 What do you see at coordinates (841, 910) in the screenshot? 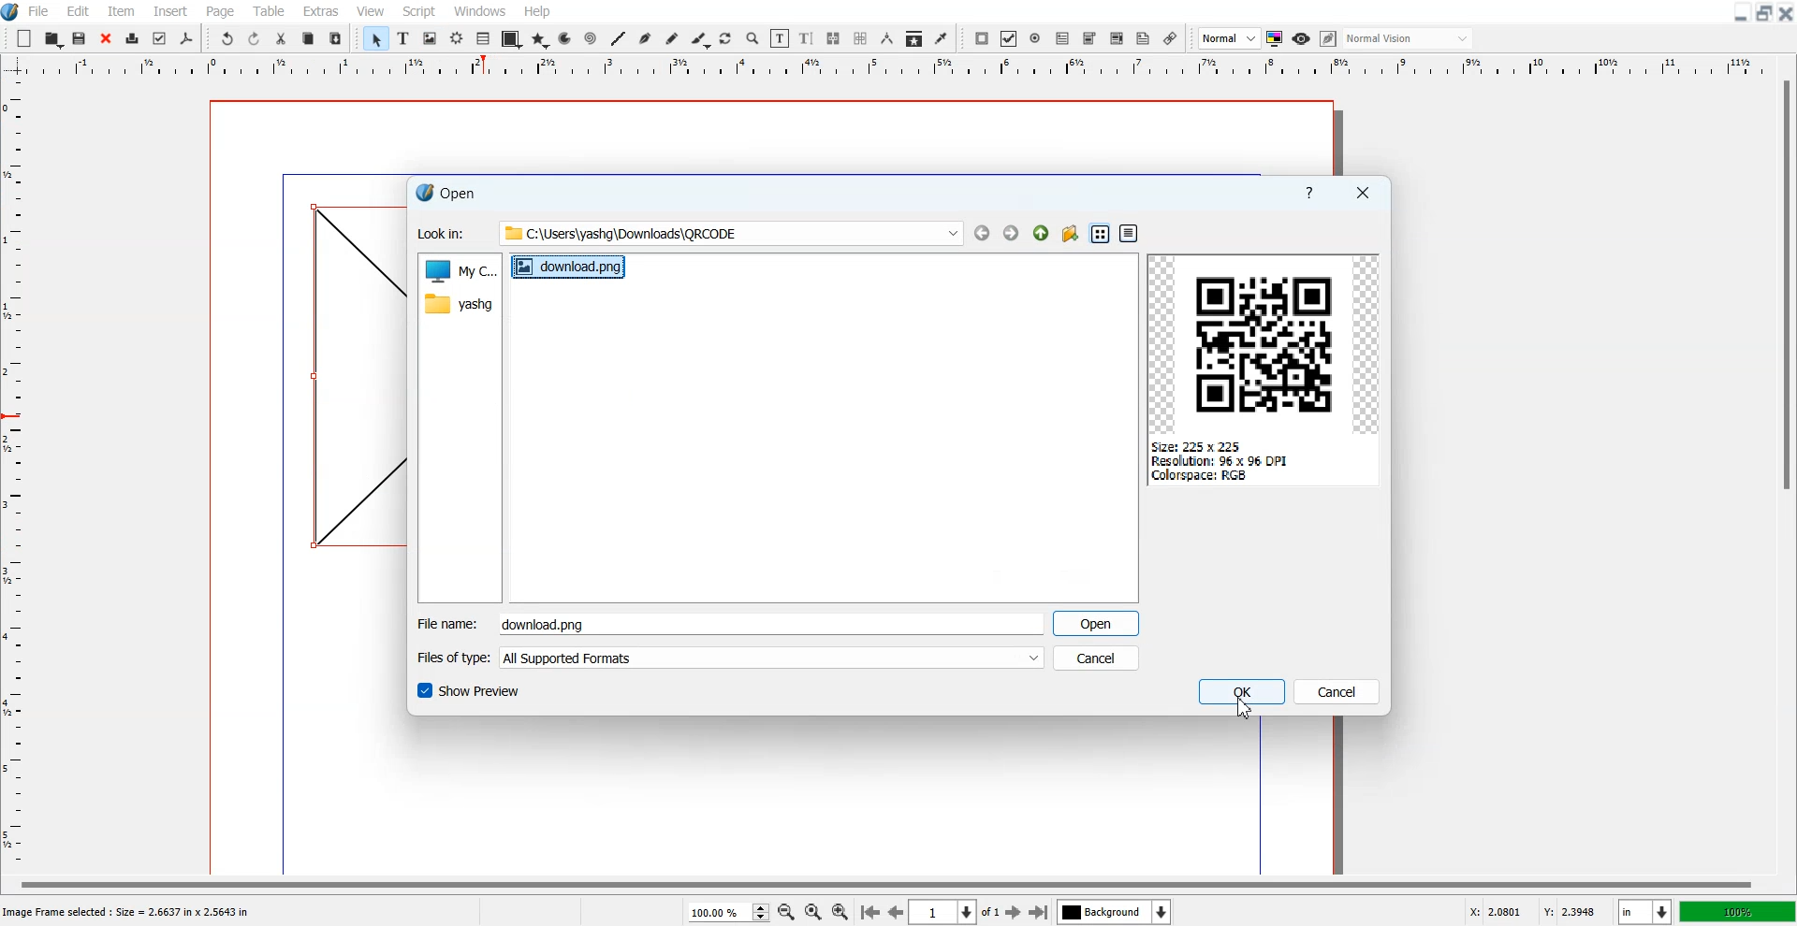
I see `Zoom In` at bounding box center [841, 910].